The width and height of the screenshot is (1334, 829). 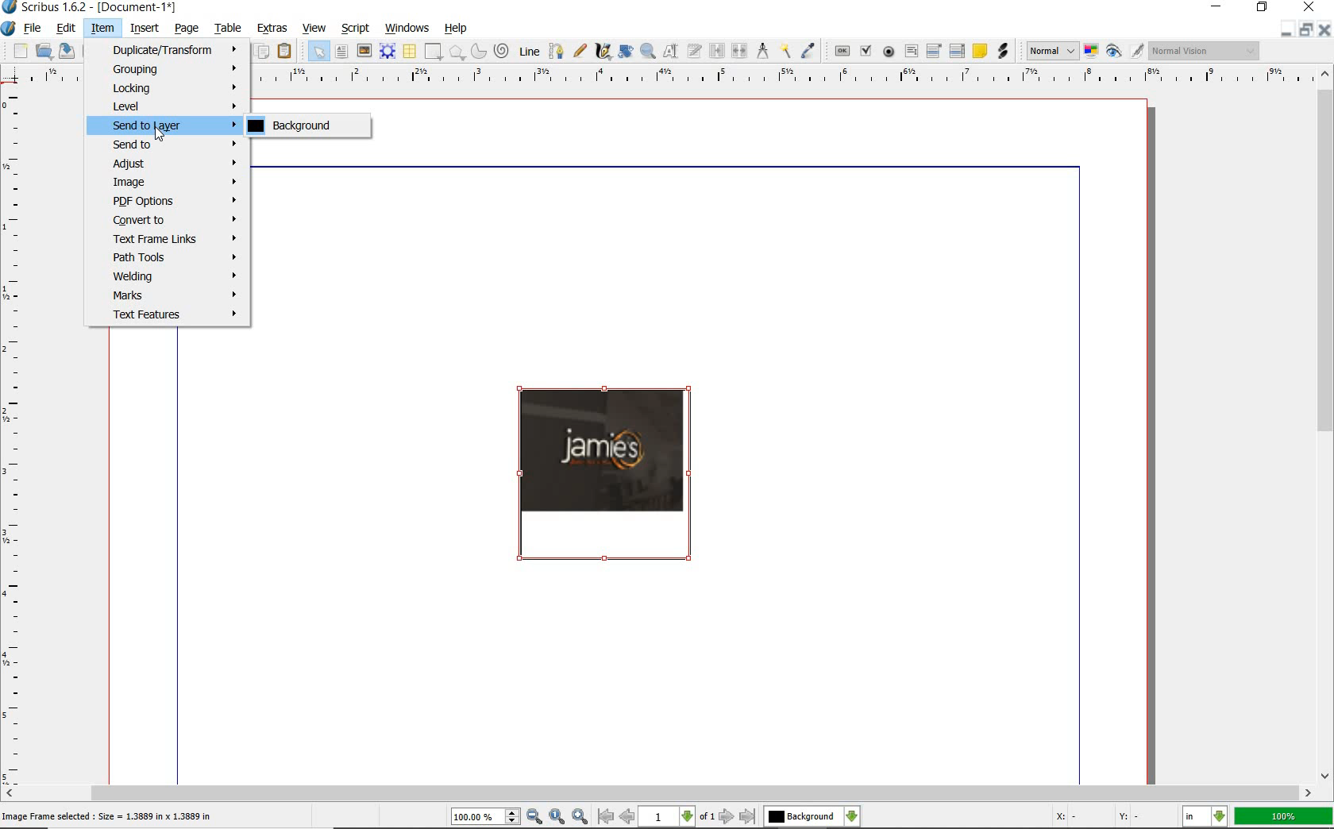 What do you see at coordinates (1124, 50) in the screenshot?
I see `preview mode` at bounding box center [1124, 50].